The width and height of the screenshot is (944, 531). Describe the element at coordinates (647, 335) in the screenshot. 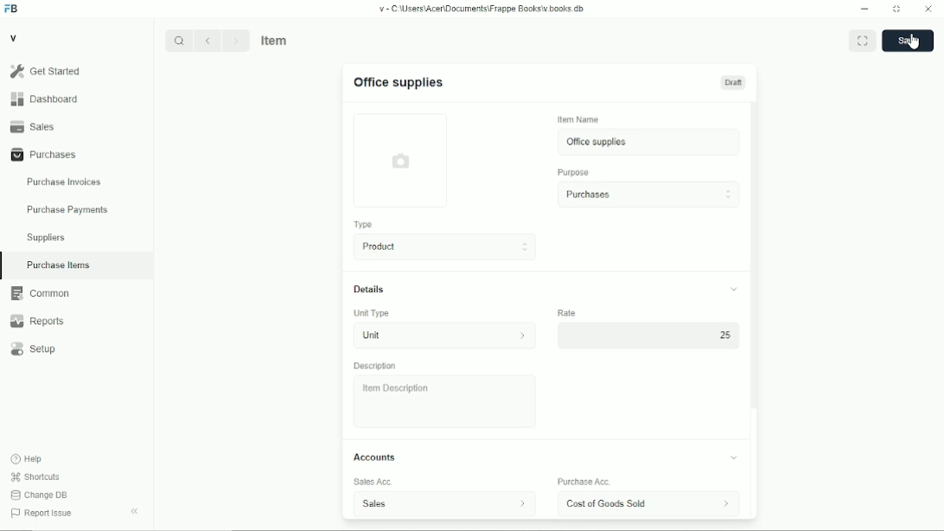

I see `25` at that location.